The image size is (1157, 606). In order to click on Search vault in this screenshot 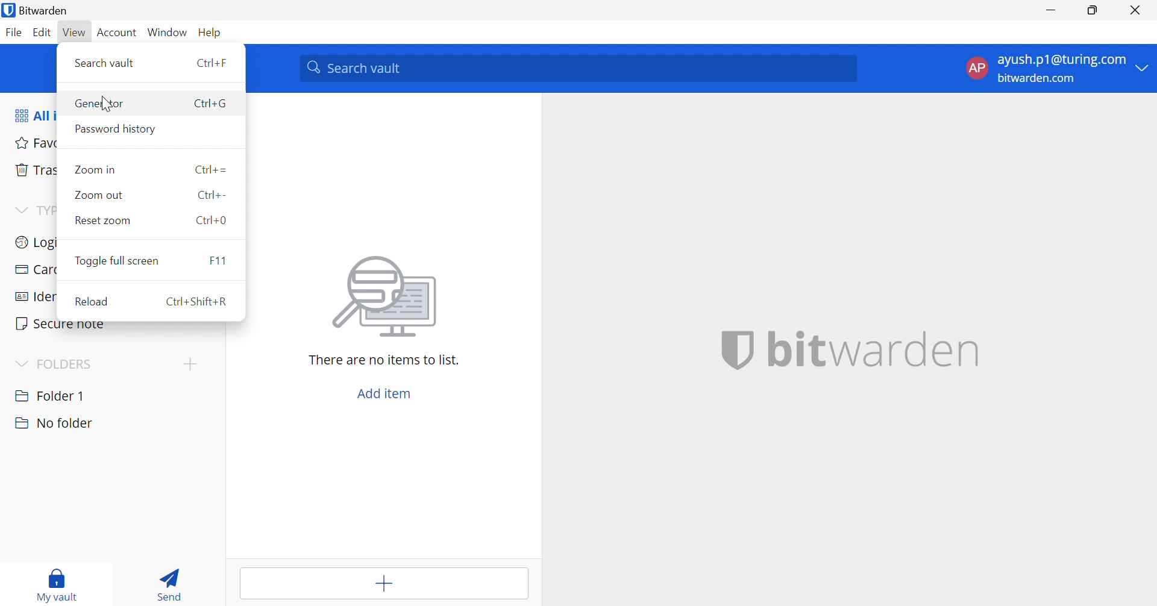, I will do `click(105, 63)`.